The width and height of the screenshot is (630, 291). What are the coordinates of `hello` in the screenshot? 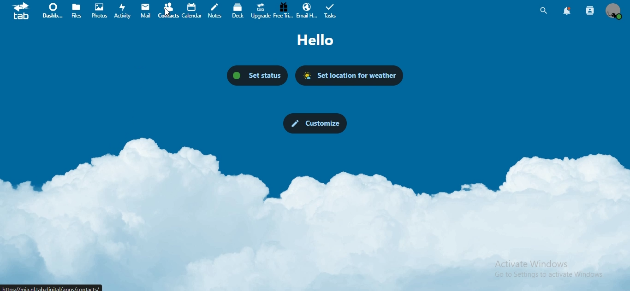 It's located at (321, 41).